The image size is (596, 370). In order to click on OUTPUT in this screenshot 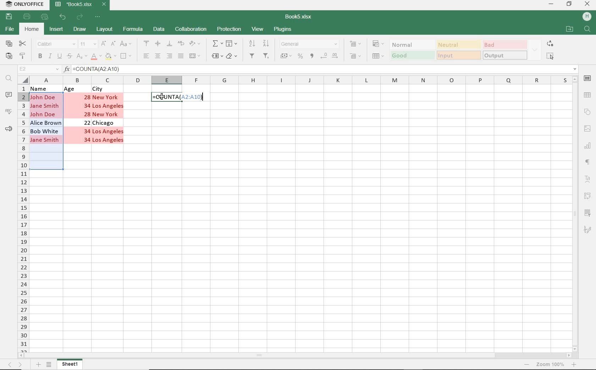, I will do `click(505, 55)`.